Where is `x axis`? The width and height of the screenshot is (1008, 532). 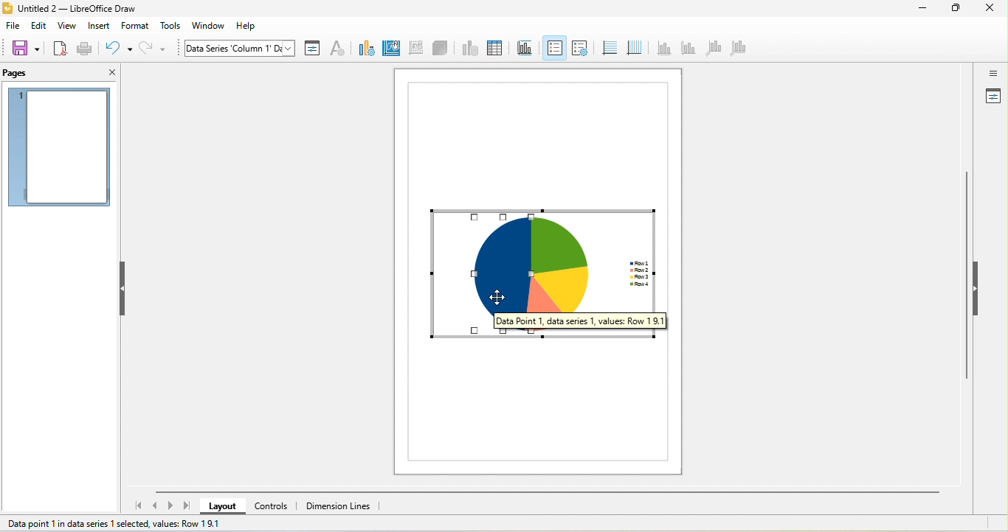
x axis is located at coordinates (663, 47).